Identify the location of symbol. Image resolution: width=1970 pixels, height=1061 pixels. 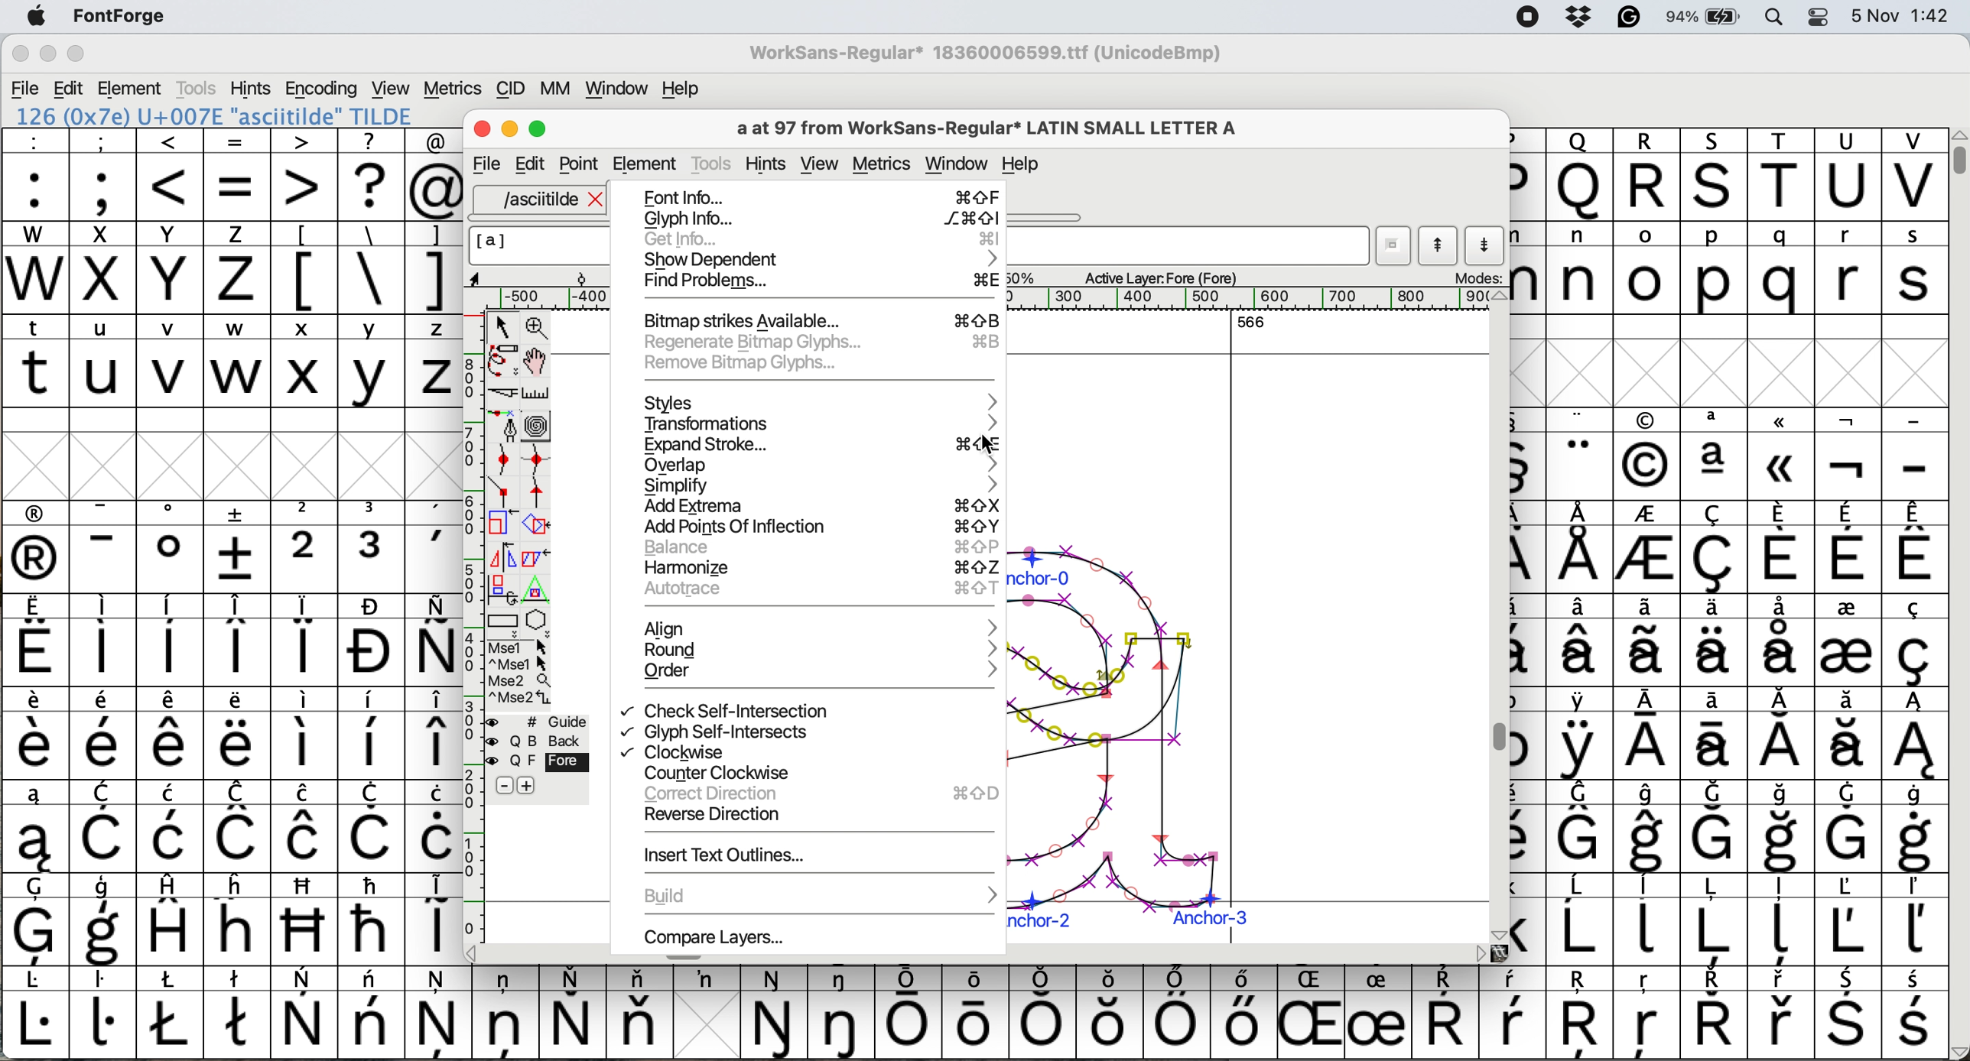
(433, 640).